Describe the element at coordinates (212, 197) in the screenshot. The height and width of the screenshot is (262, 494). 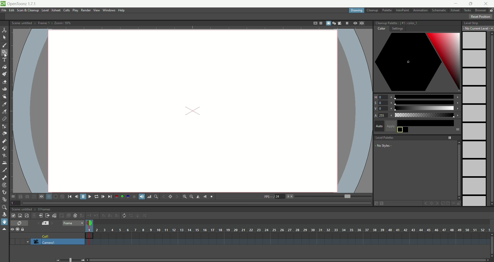
I see `reset view` at that location.